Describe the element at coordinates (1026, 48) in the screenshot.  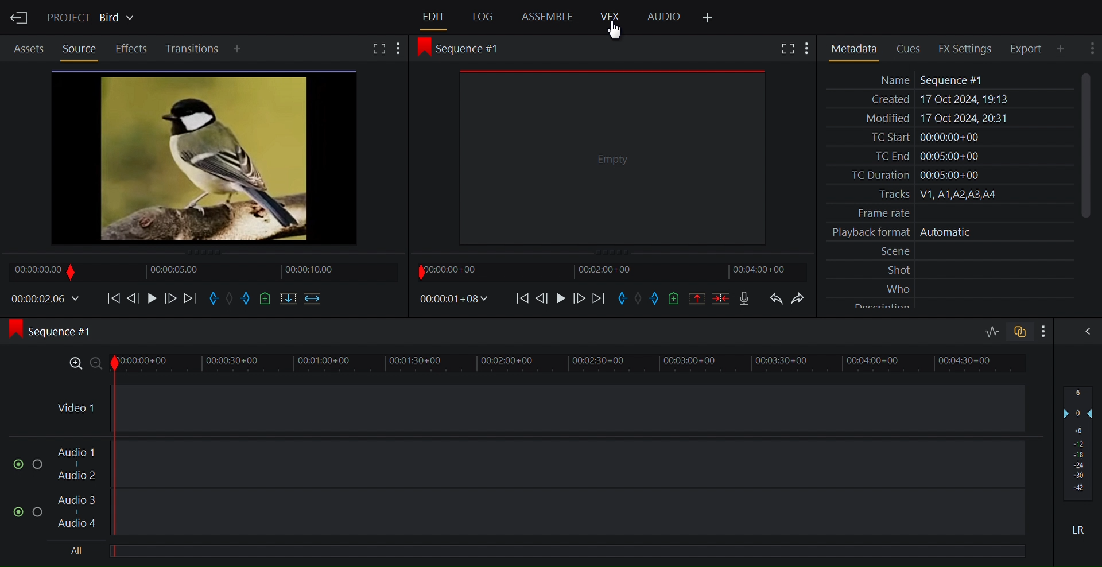
I see `Export` at that location.